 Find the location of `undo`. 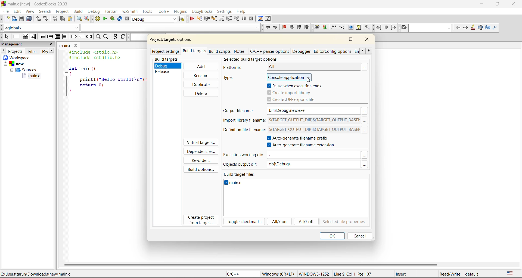

undo is located at coordinates (39, 19).